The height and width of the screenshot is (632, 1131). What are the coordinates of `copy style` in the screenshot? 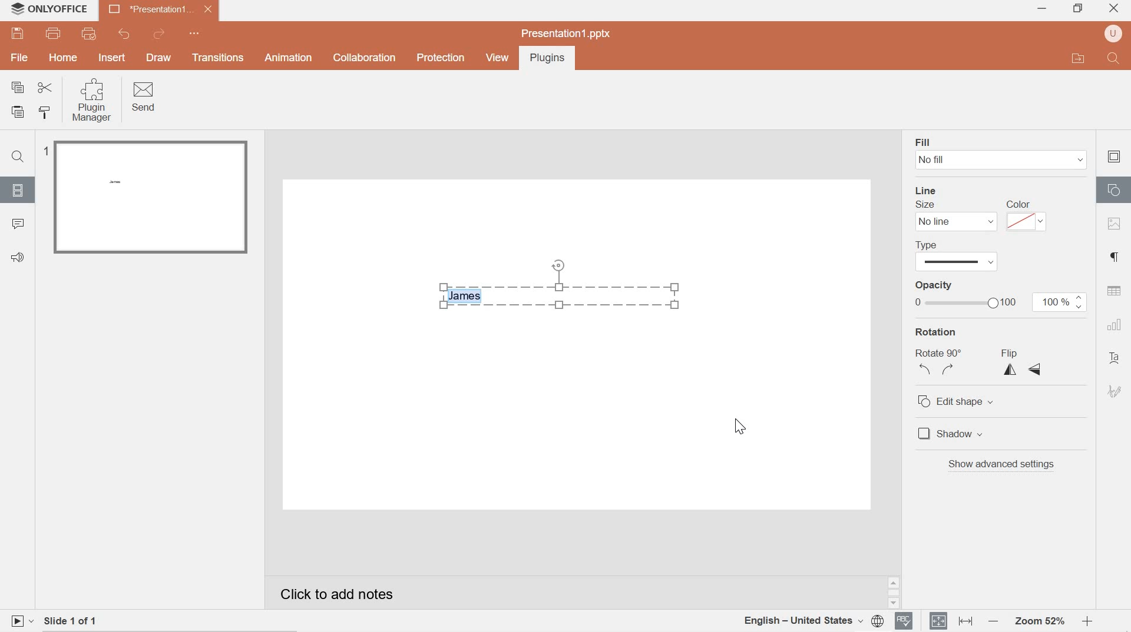 It's located at (48, 113).